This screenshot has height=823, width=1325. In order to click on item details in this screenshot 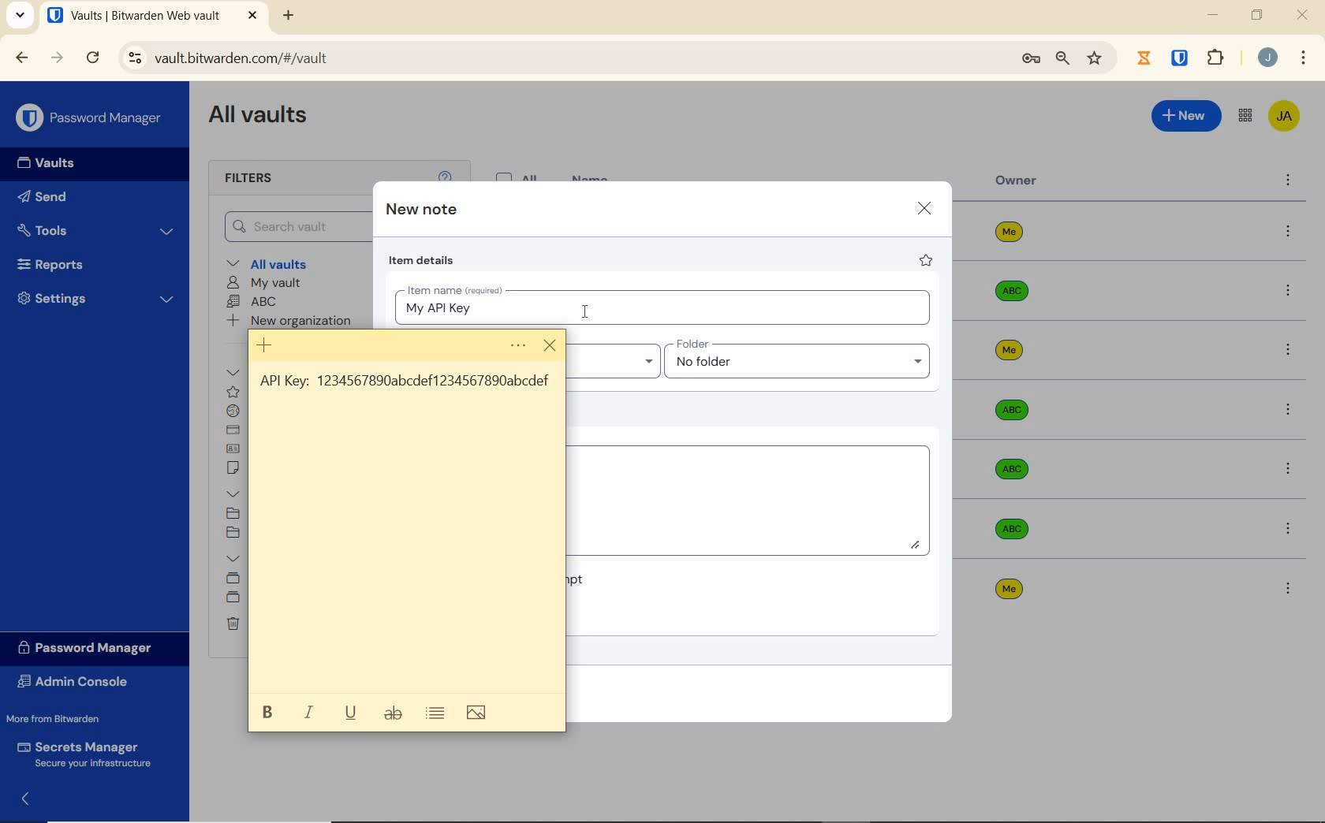, I will do `click(422, 263)`.